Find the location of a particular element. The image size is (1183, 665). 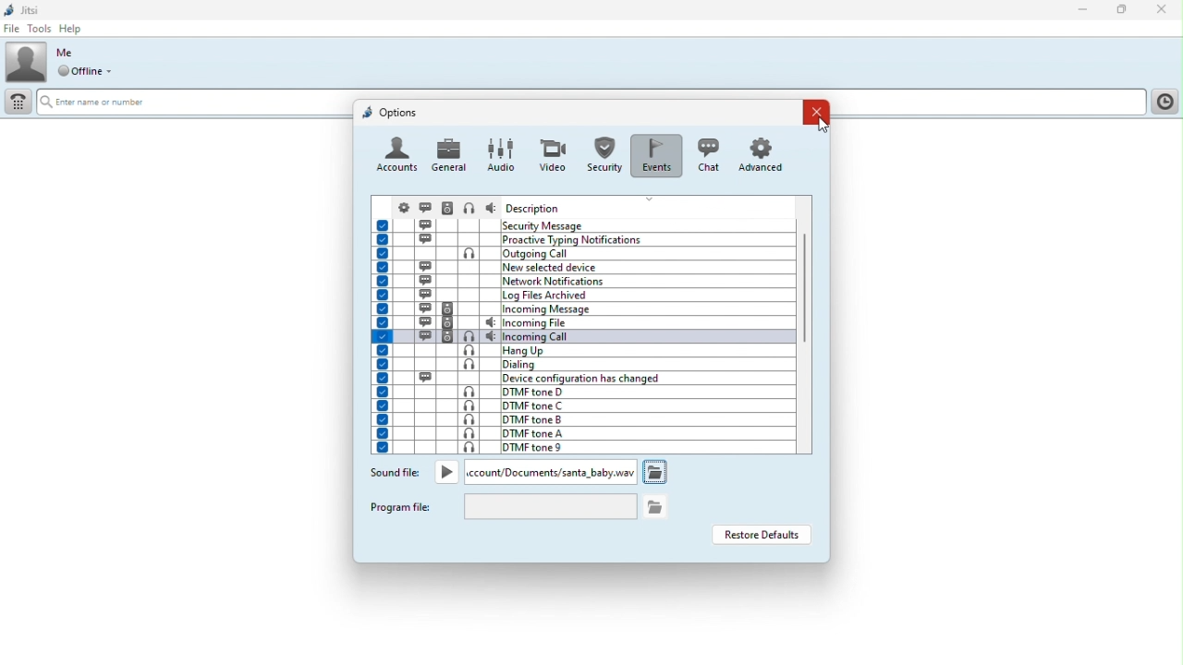

DTMF tone 9 is located at coordinates (579, 447).